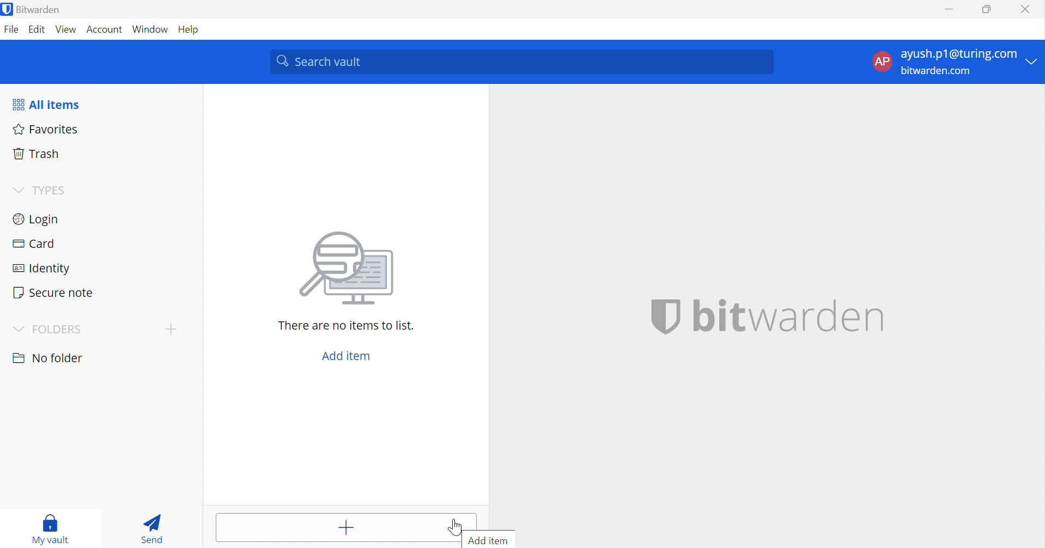  I want to click on Add item, so click(349, 357).